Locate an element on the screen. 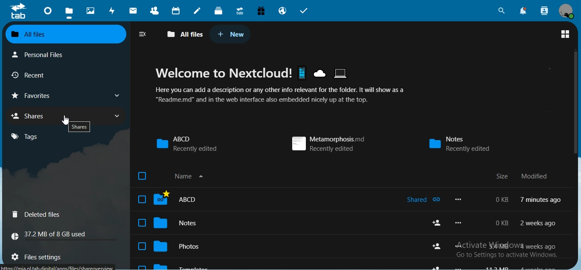  mail is located at coordinates (133, 10).